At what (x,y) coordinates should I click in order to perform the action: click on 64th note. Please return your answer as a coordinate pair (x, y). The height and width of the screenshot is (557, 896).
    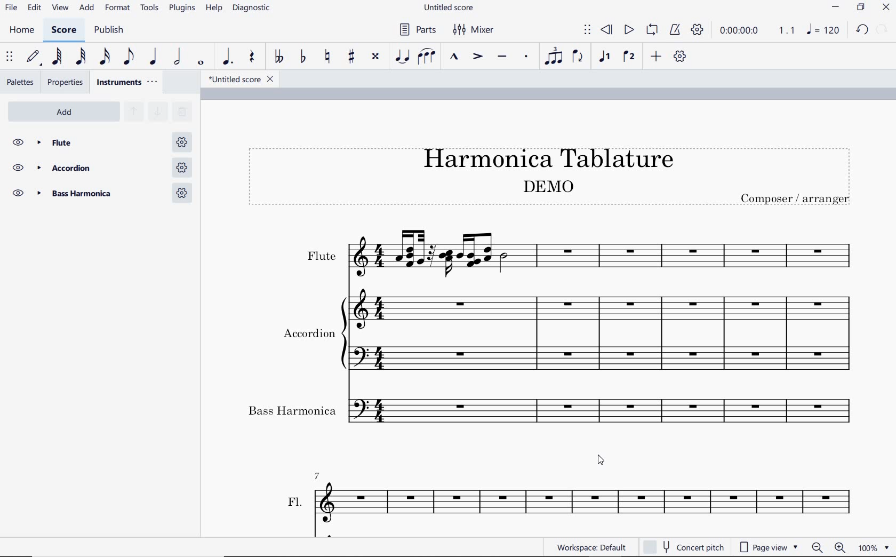
    Looking at the image, I should click on (57, 57).